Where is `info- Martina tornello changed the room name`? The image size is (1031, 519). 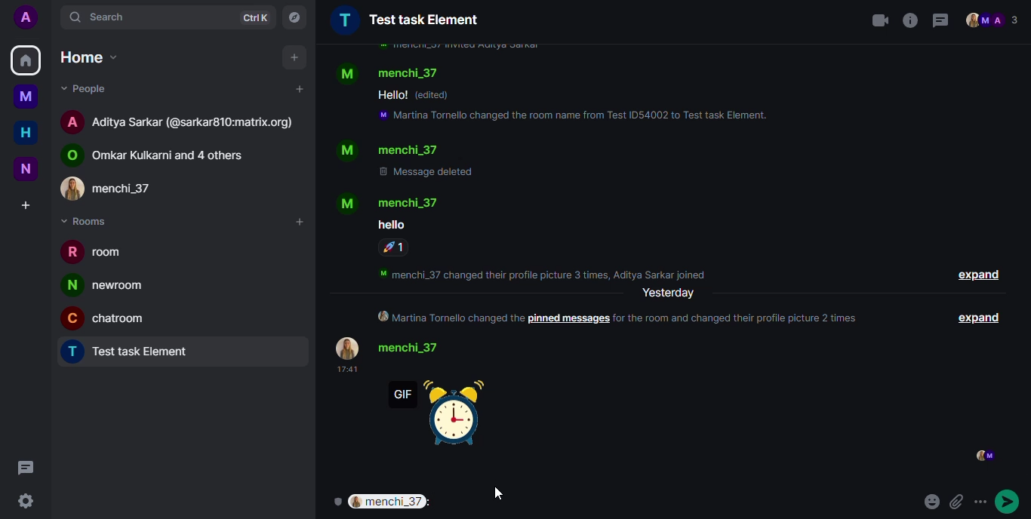 info- Martina tornello changed the room name is located at coordinates (575, 117).